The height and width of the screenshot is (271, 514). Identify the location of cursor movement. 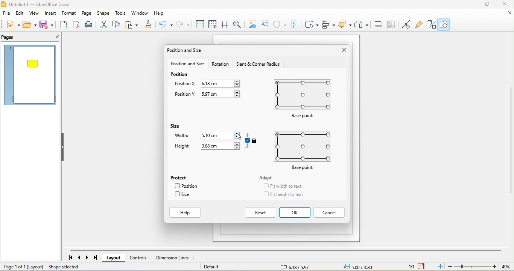
(239, 136).